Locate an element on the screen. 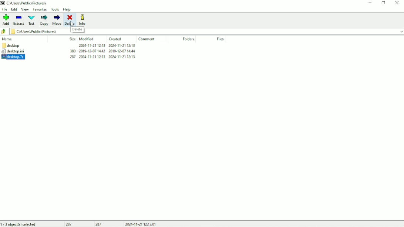 This screenshot has width=404, height=227. c/Users\Publc\ Pictures is located at coordinates (29, 3).